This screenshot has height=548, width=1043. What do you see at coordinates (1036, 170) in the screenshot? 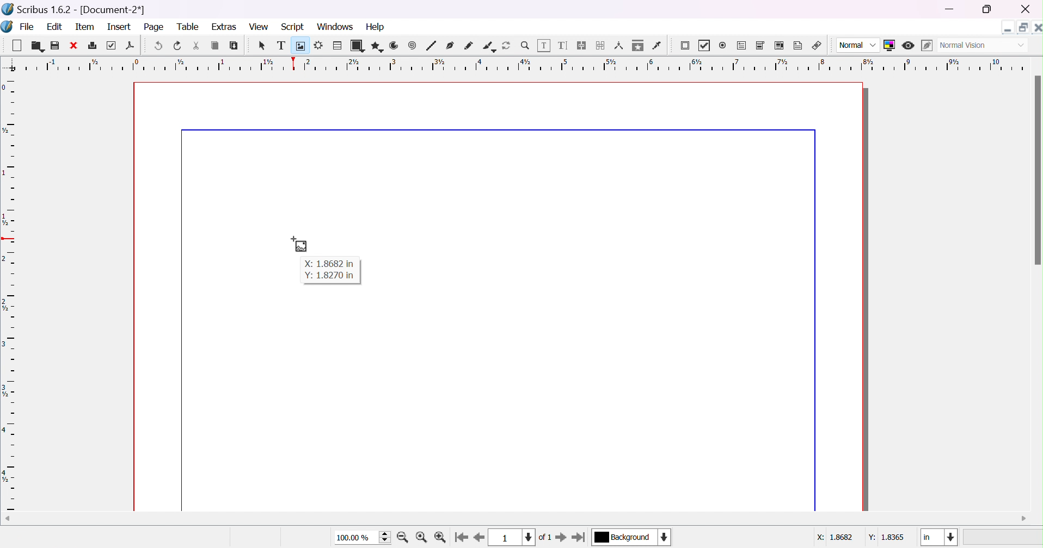
I see `scroll bar` at bounding box center [1036, 170].